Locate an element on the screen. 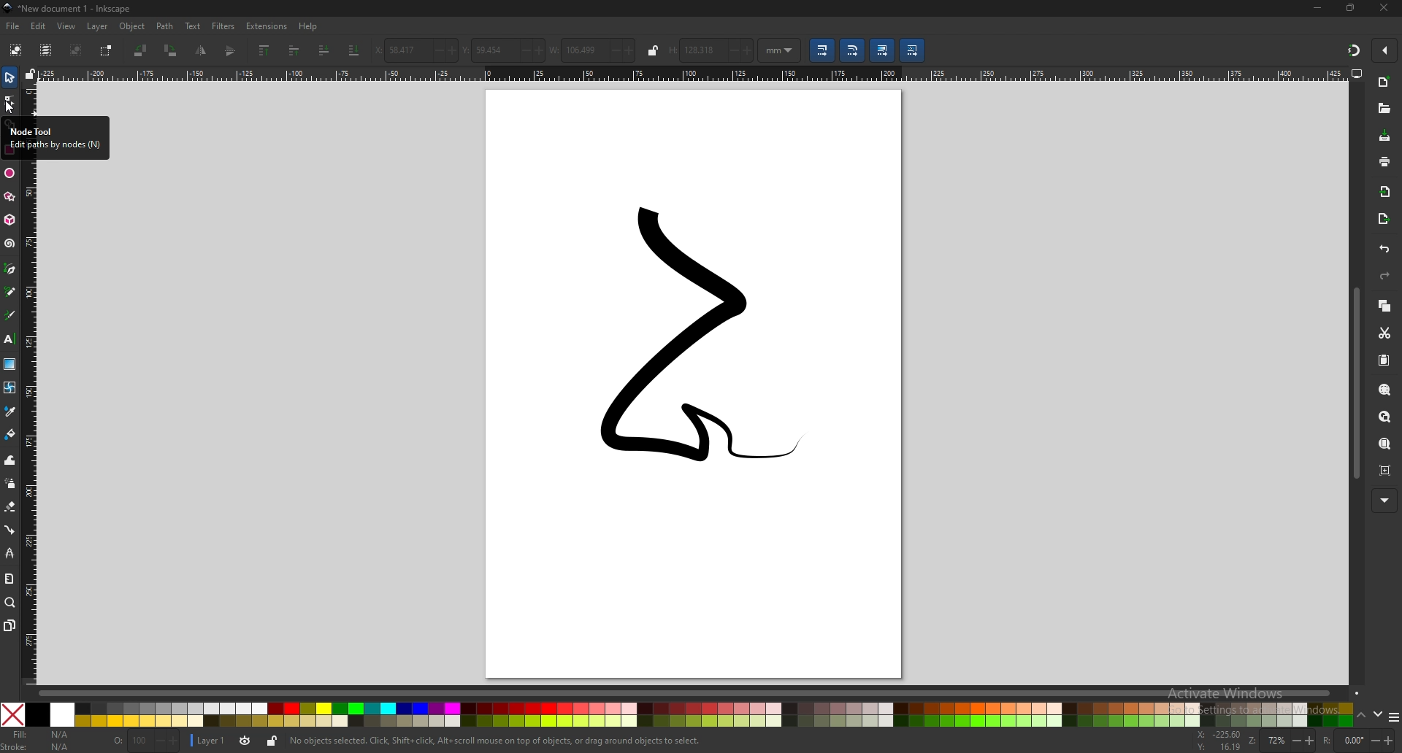  select all objects is located at coordinates (14, 50).